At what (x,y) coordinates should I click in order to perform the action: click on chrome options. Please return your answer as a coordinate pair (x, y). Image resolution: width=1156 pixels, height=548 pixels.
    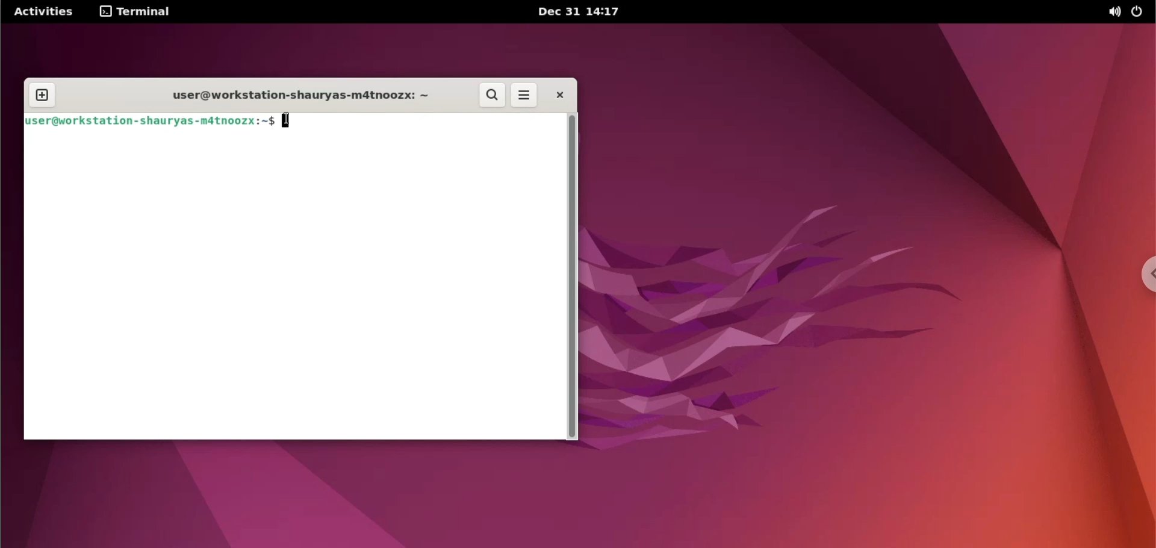
    Looking at the image, I should click on (1145, 272).